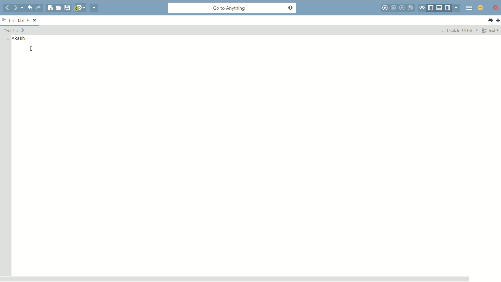  I want to click on save macro to toolbox, so click(411, 8).